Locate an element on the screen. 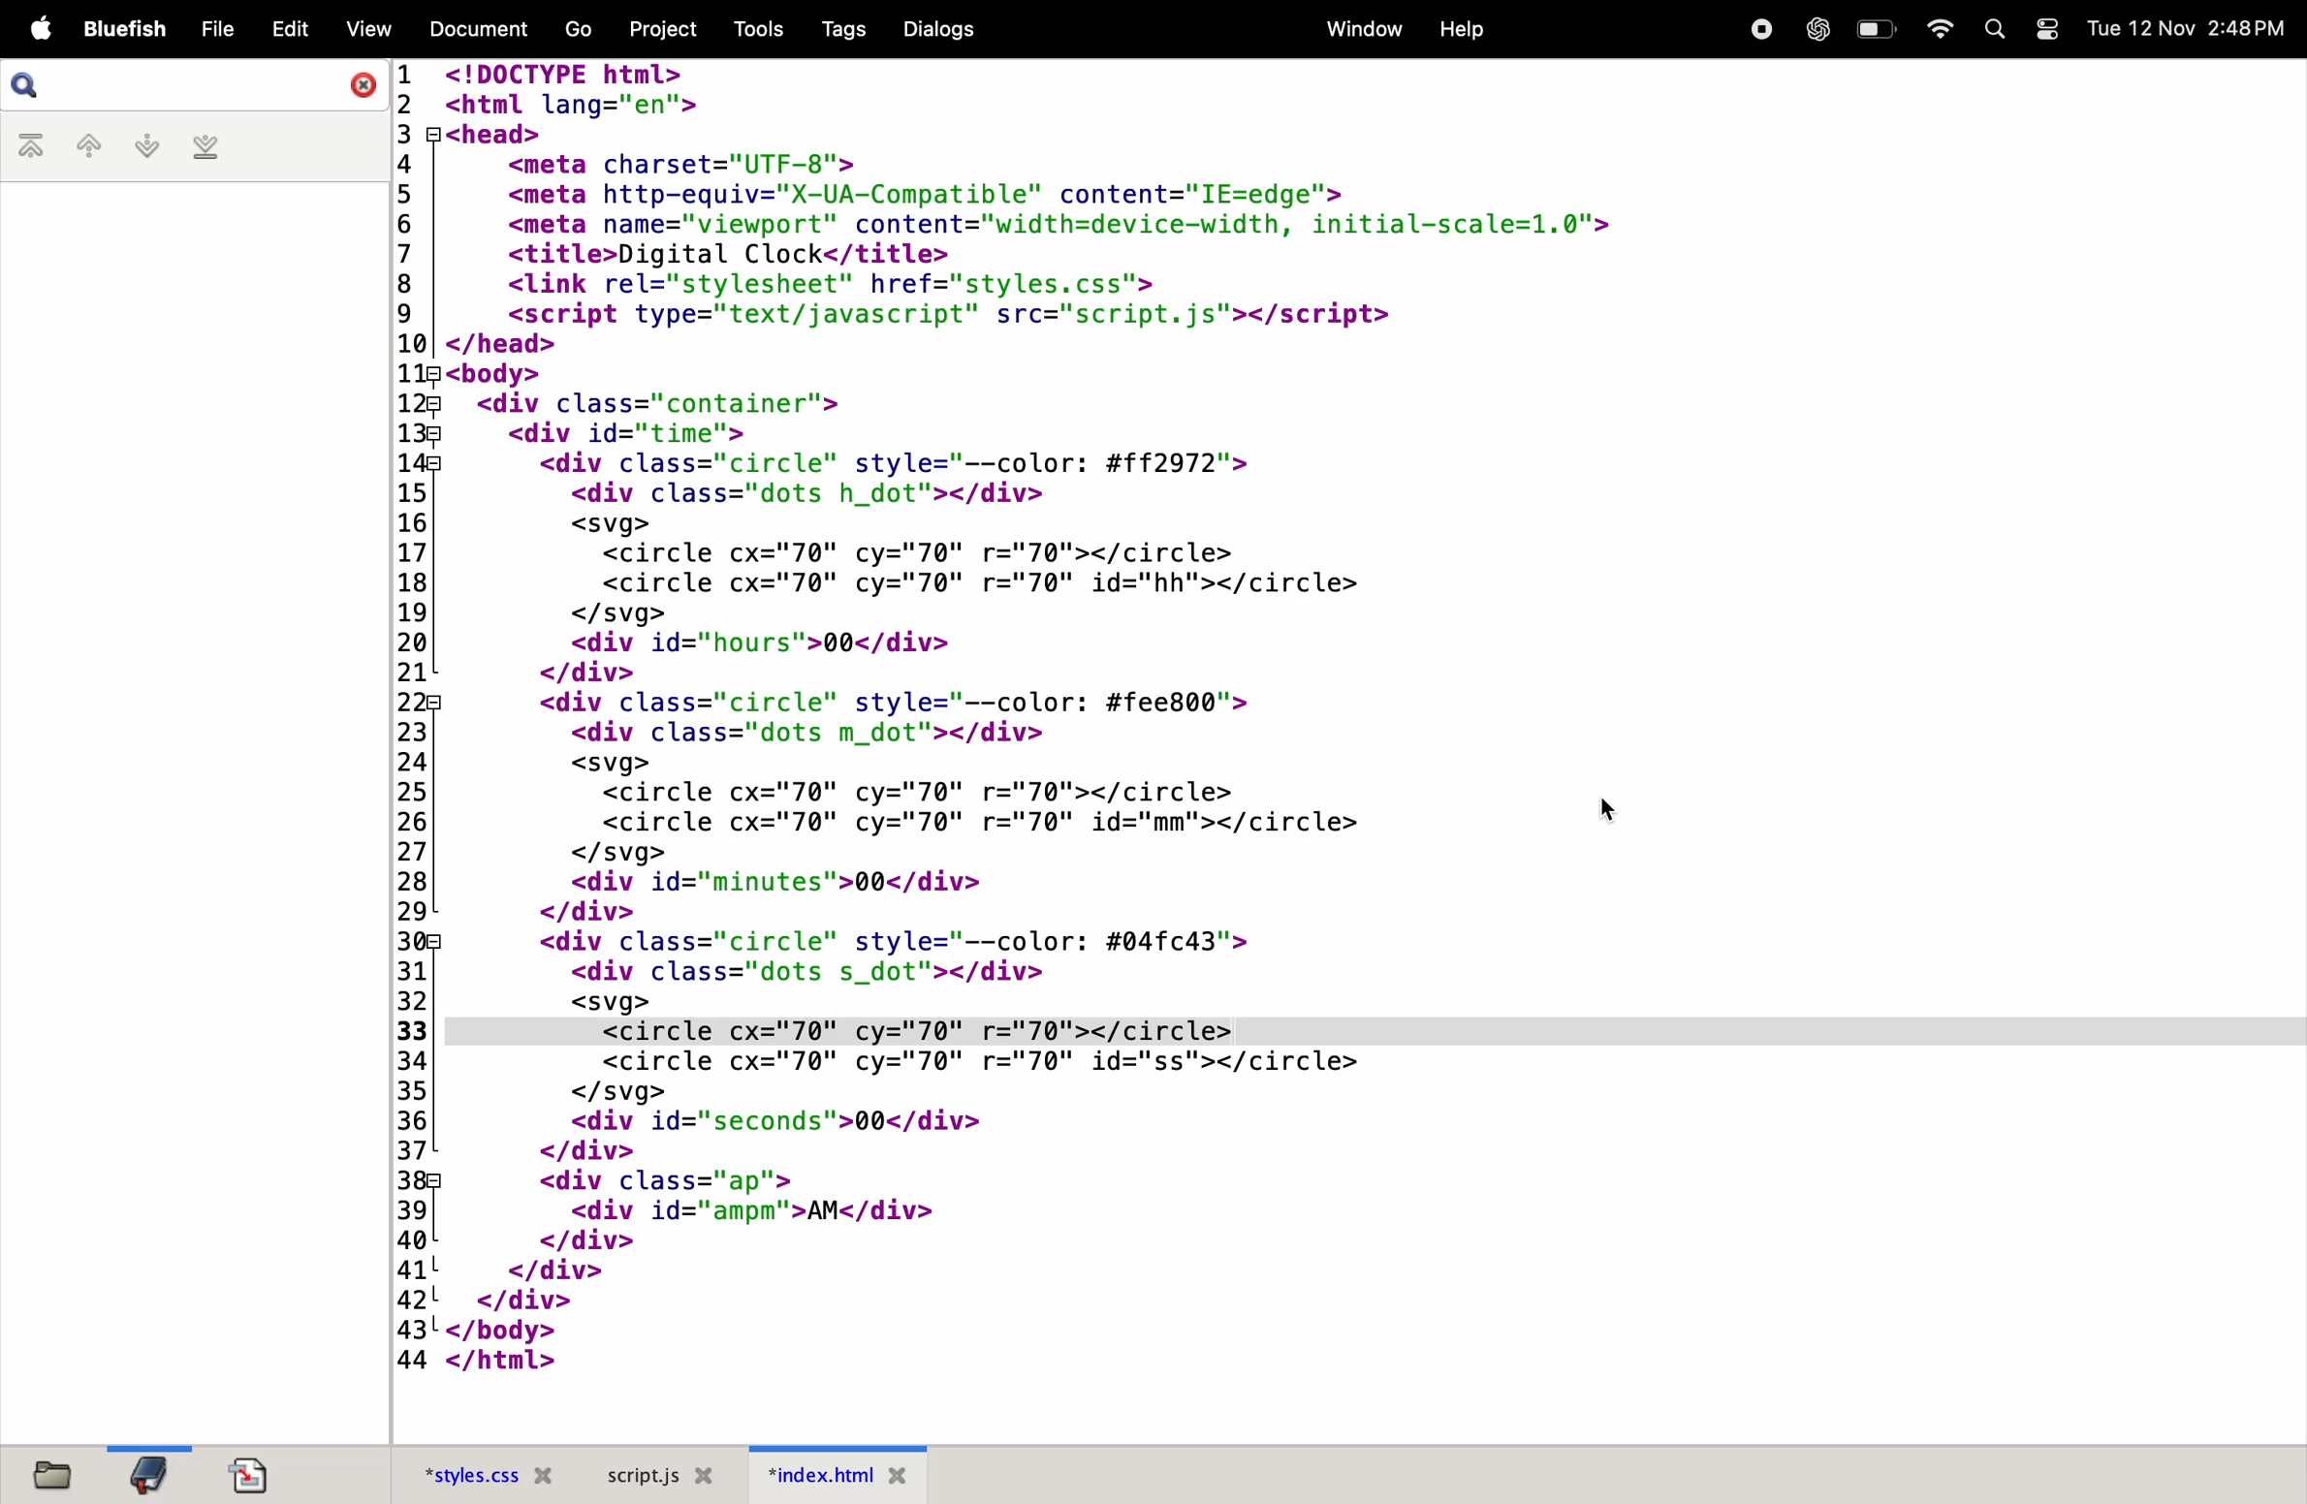 The width and height of the screenshot is (2307, 1504). edit is located at coordinates (289, 27).